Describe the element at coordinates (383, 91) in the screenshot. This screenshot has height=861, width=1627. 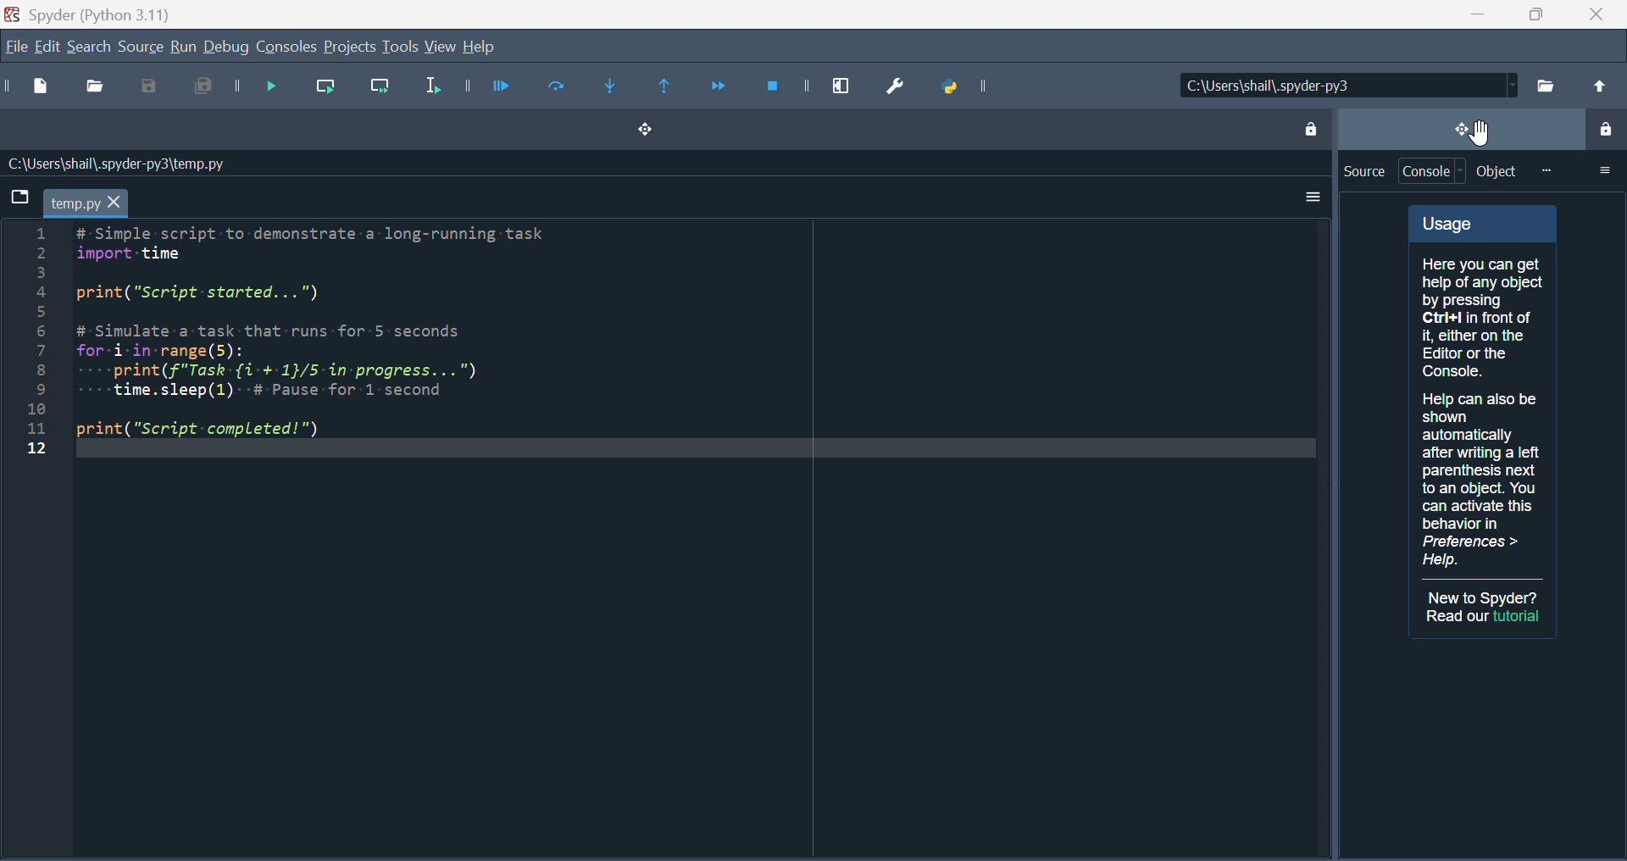
I see `run current line and go to the next one` at that location.